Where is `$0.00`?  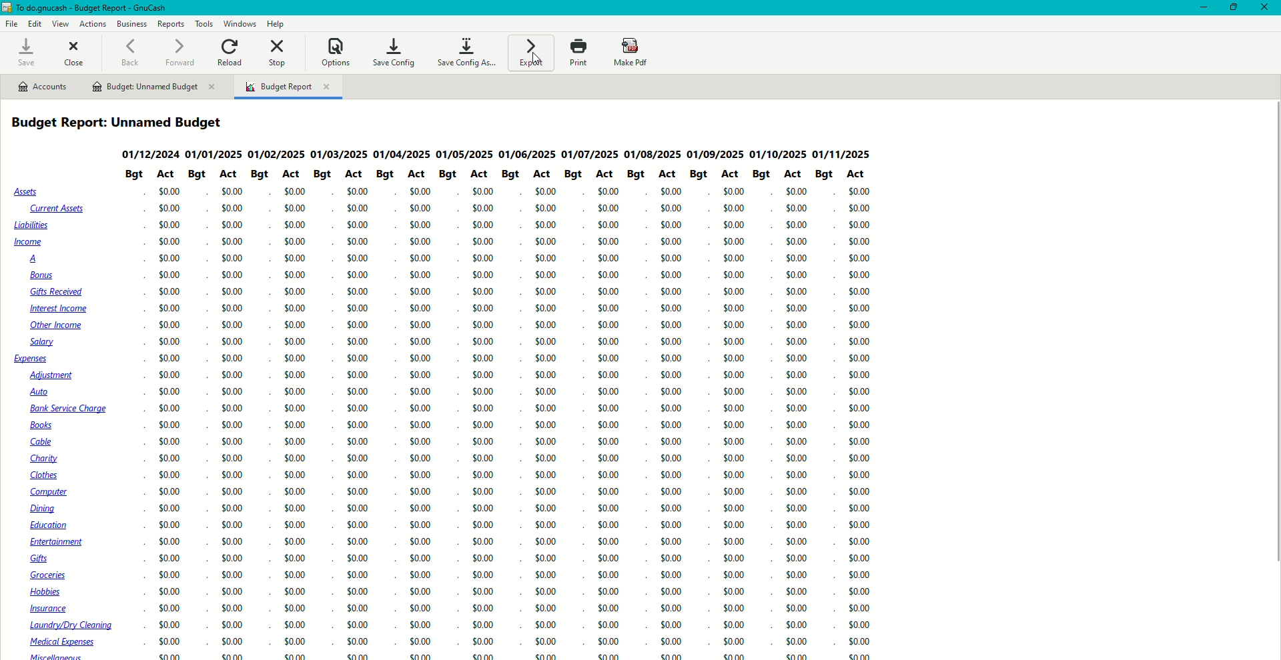
$0.00 is located at coordinates (356, 541).